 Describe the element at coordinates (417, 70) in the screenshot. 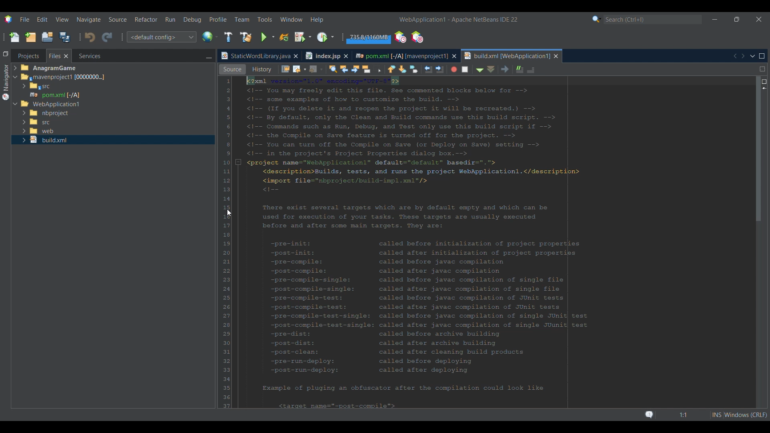

I see `Find previous occurrence` at that location.